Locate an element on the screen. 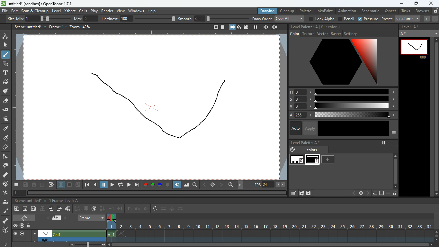 This screenshot has height=247, width=439. middle is located at coordinates (361, 193).